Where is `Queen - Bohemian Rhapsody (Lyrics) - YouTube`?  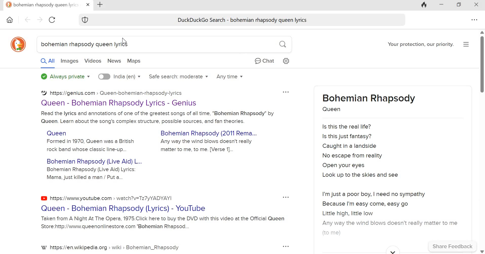
Queen - Bohemian Rhapsody (Lyrics) - YouTube is located at coordinates (125, 208).